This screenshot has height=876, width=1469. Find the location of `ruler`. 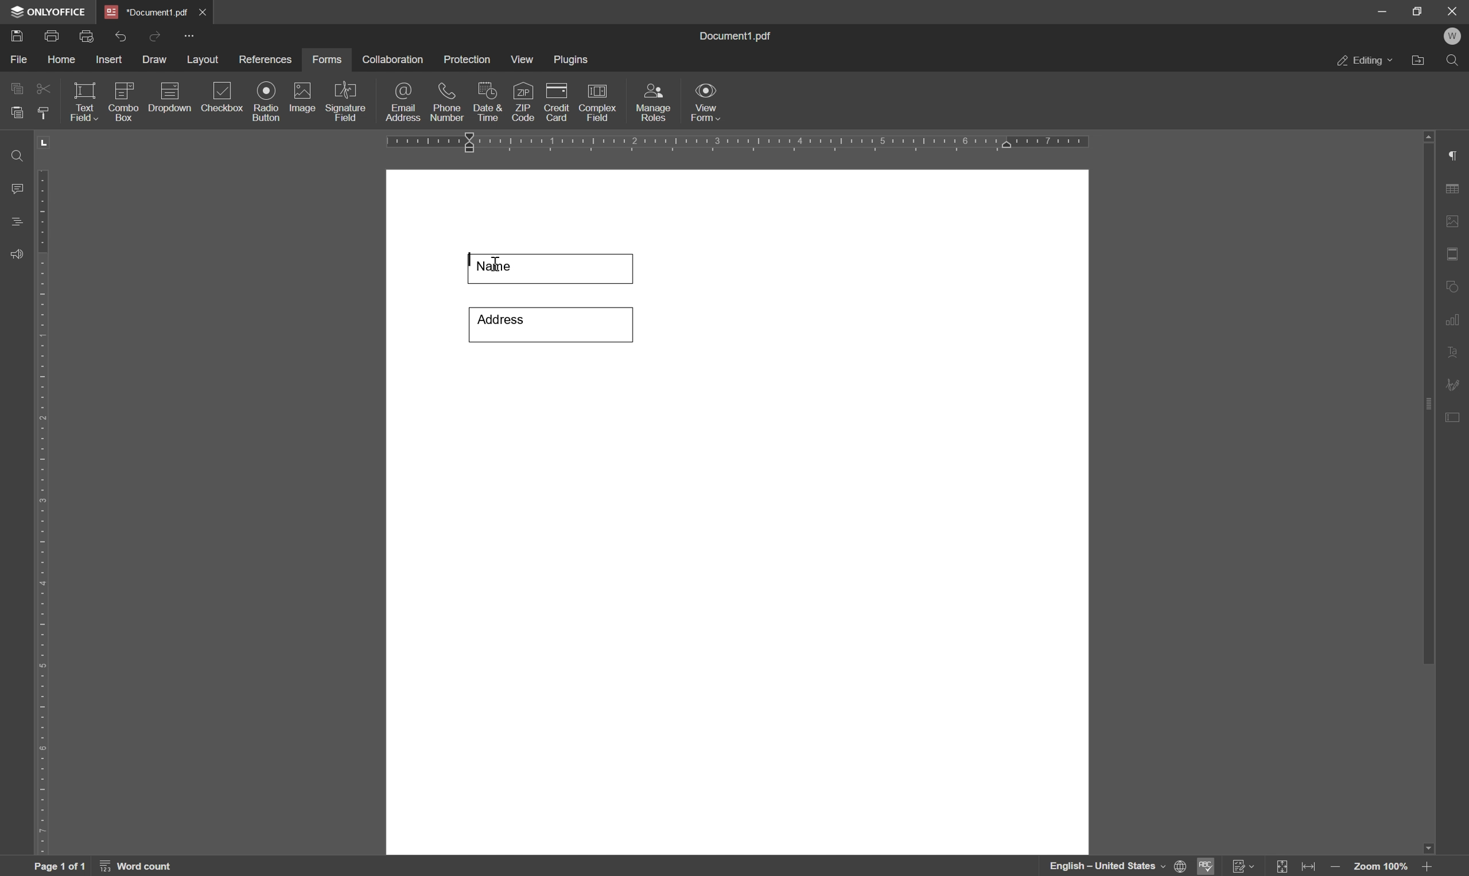

ruler is located at coordinates (41, 509).